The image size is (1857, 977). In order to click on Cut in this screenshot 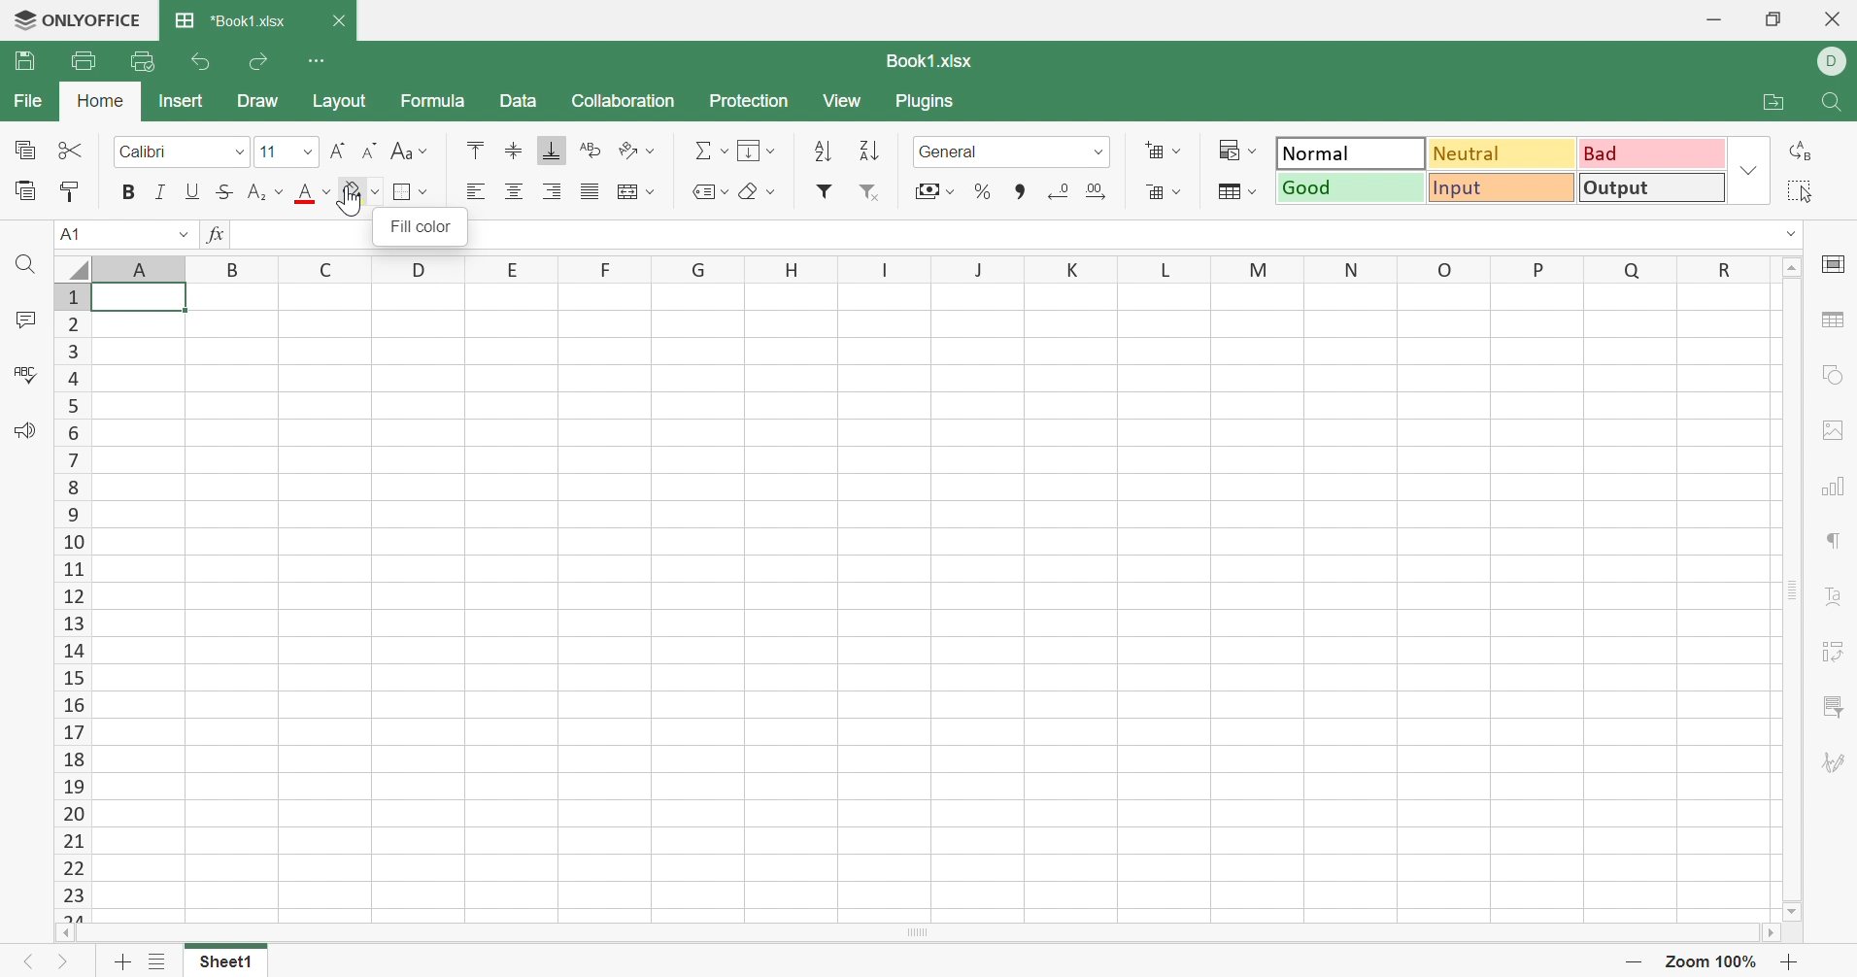, I will do `click(69, 145)`.